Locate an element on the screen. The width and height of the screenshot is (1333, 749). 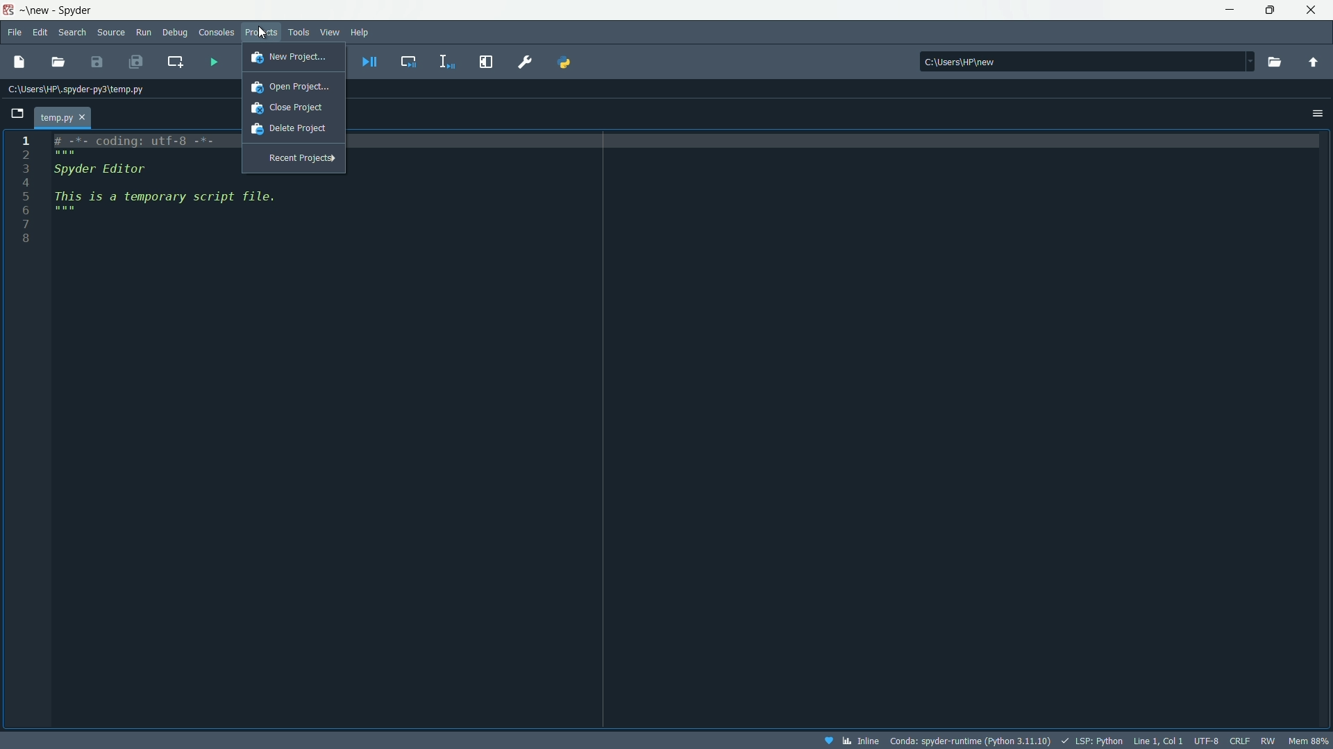
Debug selection is located at coordinates (449, 61).